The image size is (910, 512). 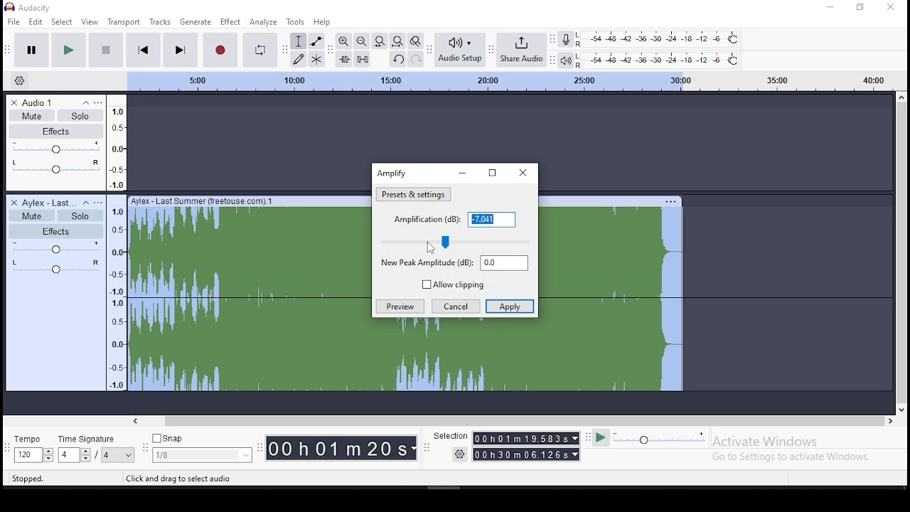 What do you see at coordinates (415, 41) in the screenshot?
I see `zoom toggle` at bounding box center [415, 41].